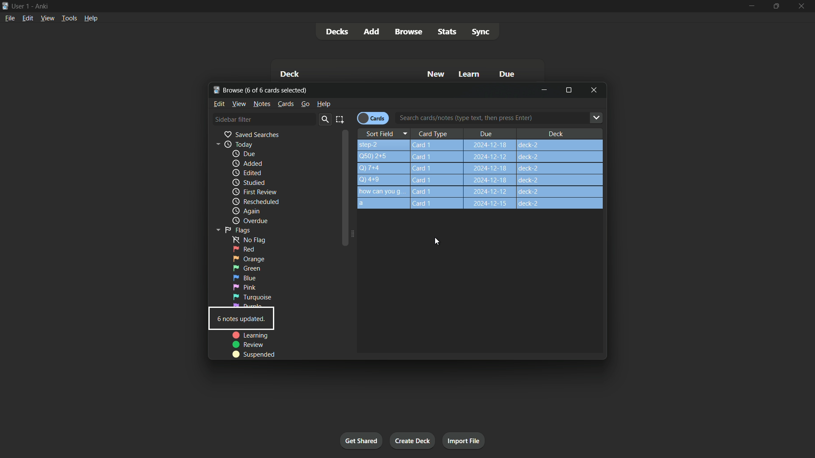  I want to click on Edit menu, so click(27, 19).